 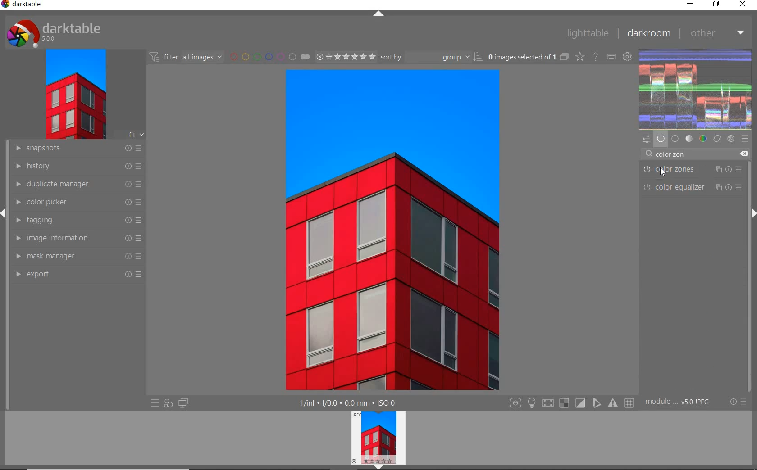 I want to click on Sort, so click(x=432, y=58).